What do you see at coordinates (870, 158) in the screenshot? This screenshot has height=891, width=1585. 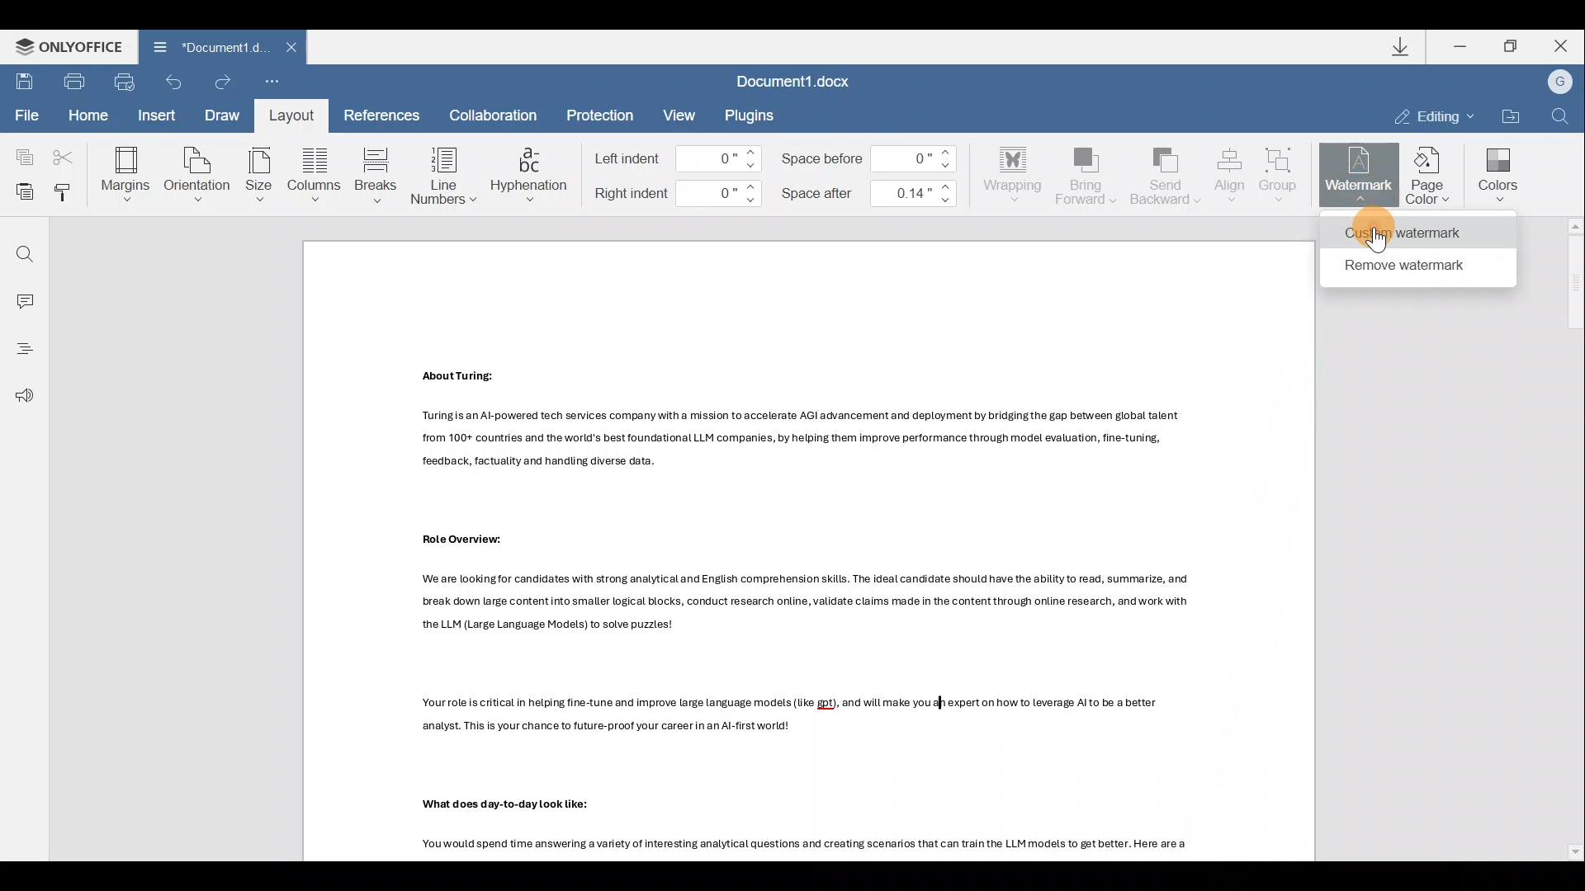 I see `Space before` at bounding box center [870, 158].